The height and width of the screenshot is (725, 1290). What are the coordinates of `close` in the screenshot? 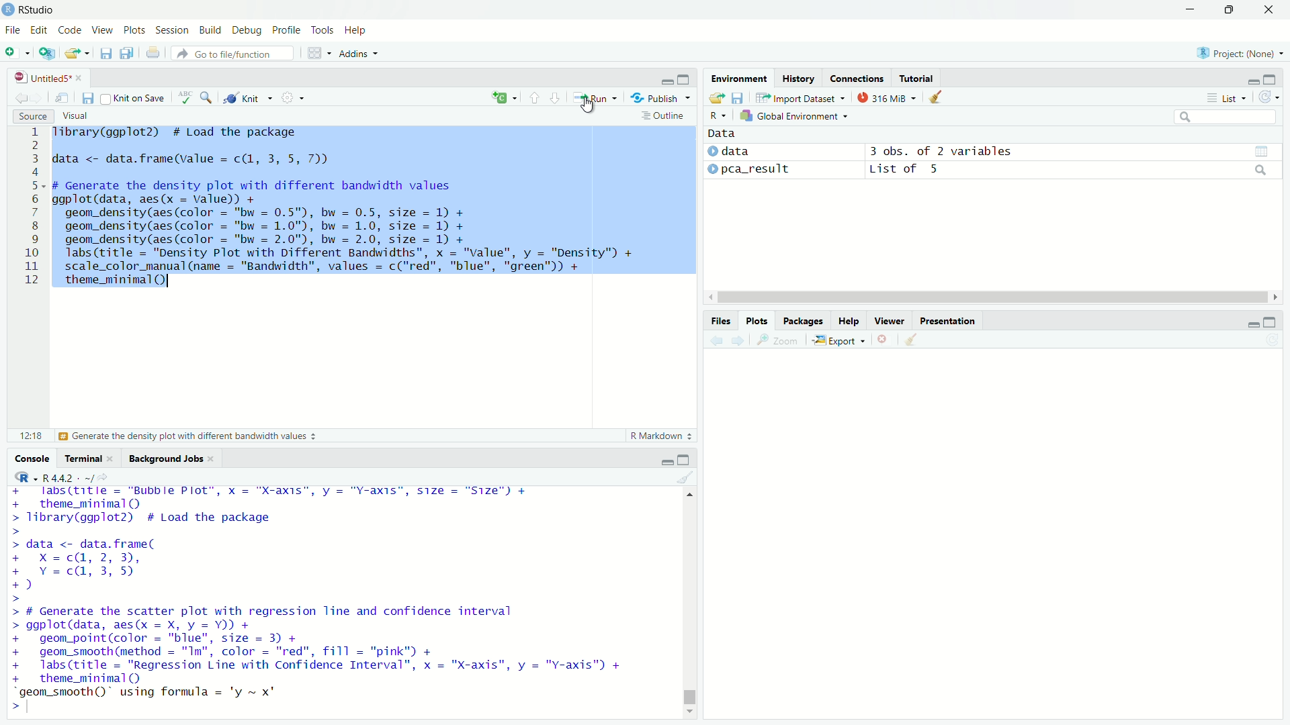 It's located at (1268, 9).